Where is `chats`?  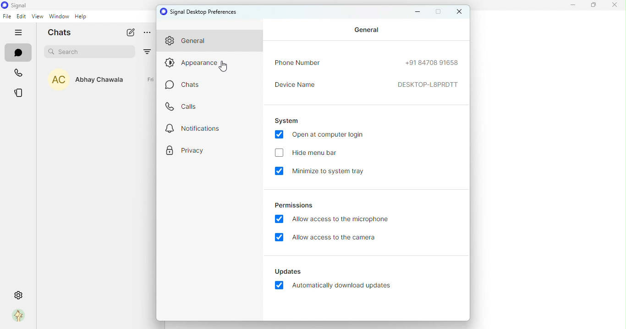
chats is located at coordinates (192, 86).